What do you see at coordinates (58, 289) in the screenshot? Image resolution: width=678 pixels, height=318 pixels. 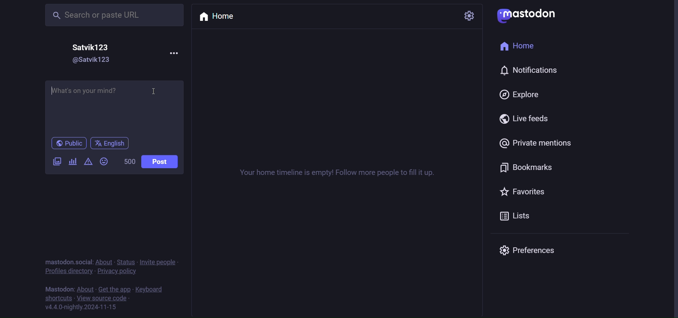 I see `text` at bounding box center [58, 289].